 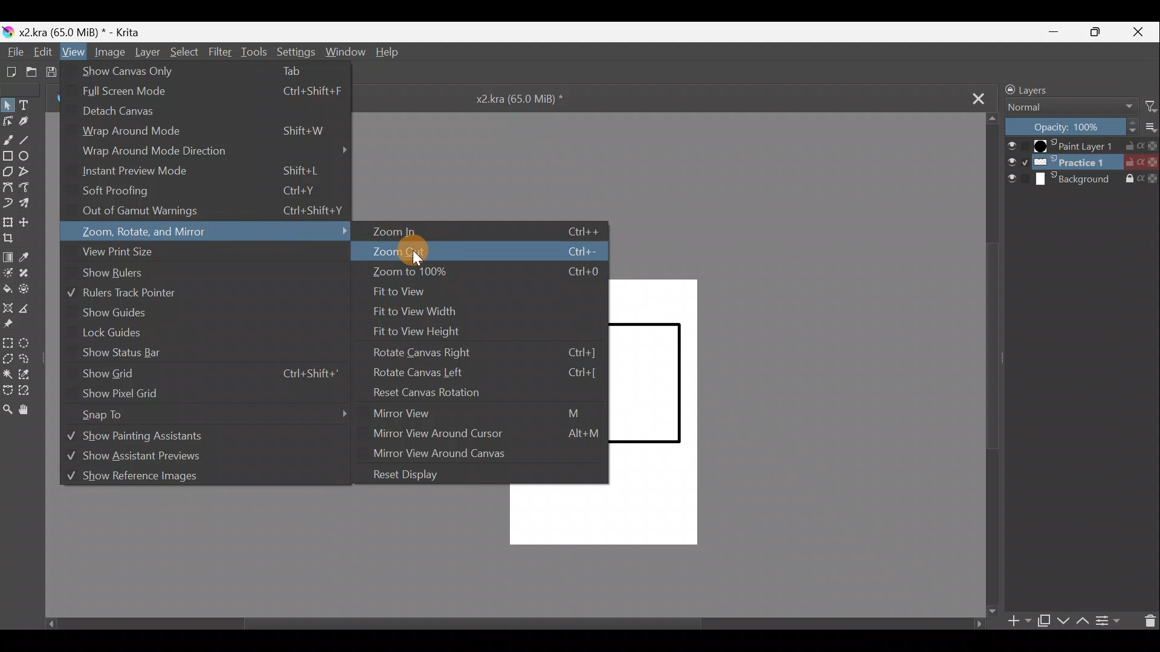 I want to click on Duplicate layer/mask, so click(x=1043, y=621).